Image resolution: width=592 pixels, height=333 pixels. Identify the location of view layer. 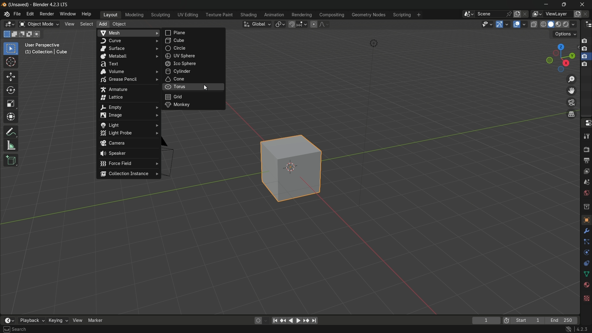
(536, 14).